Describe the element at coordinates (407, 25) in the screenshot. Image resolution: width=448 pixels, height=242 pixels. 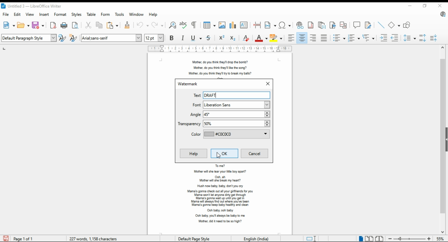
I see `show draw functions` at that location.